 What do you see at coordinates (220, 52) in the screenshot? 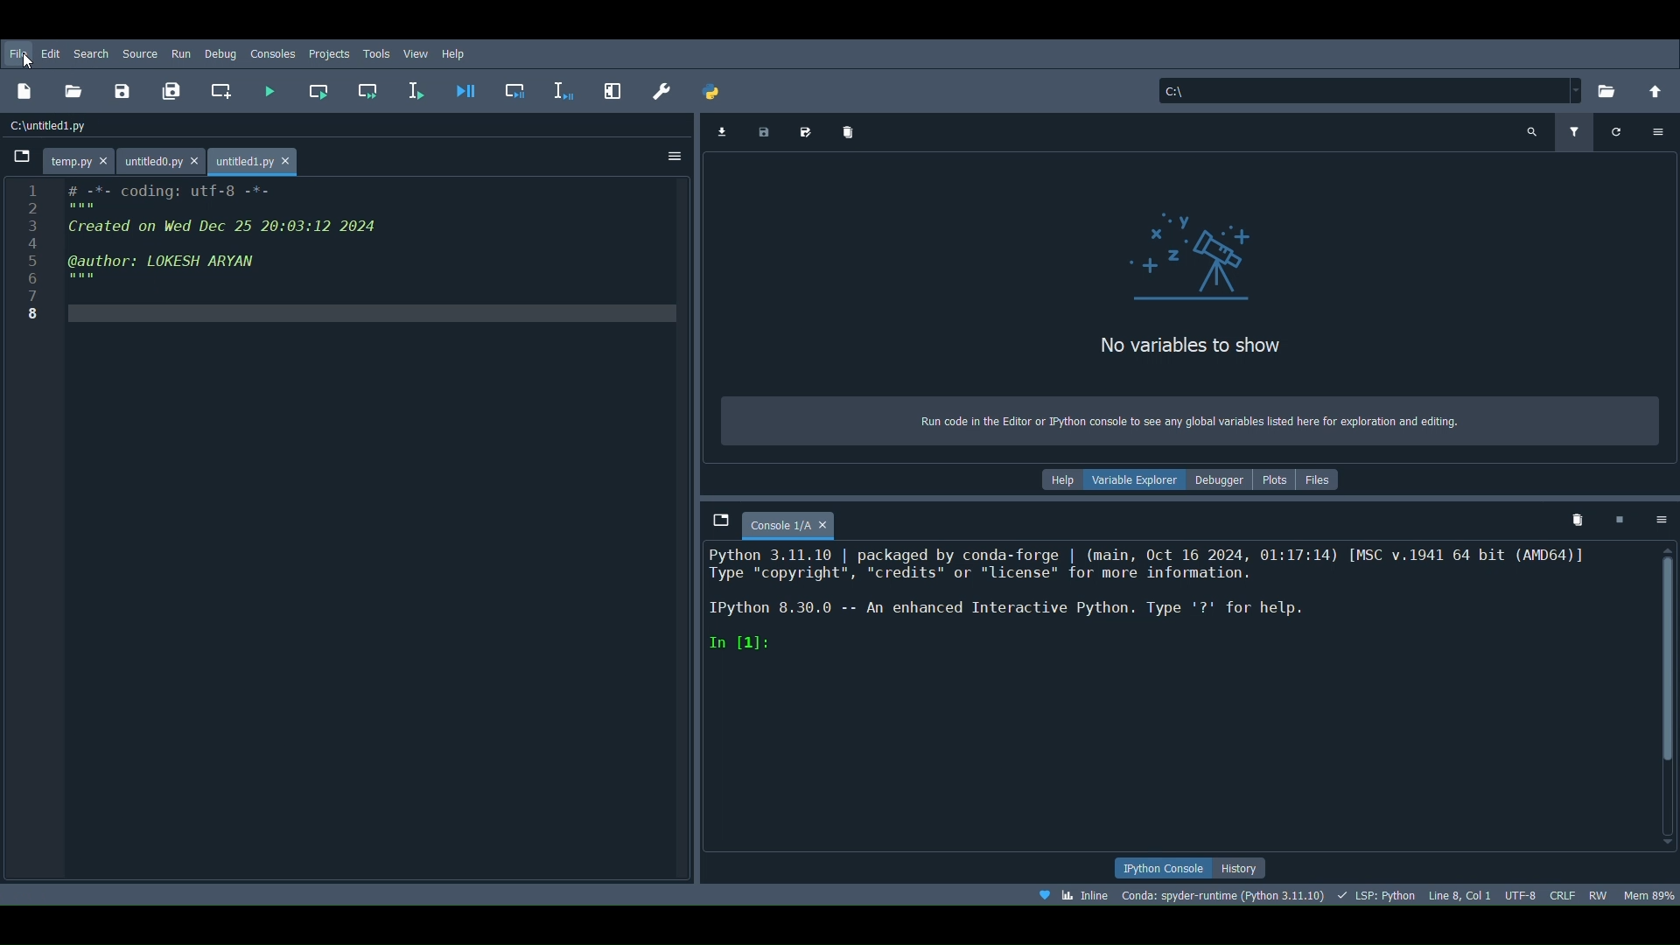
I see `Debug` at bounding box center [220, 52].